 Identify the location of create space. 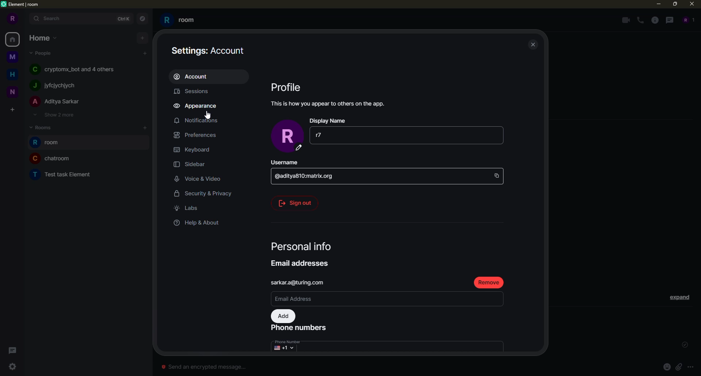
(12, 110).